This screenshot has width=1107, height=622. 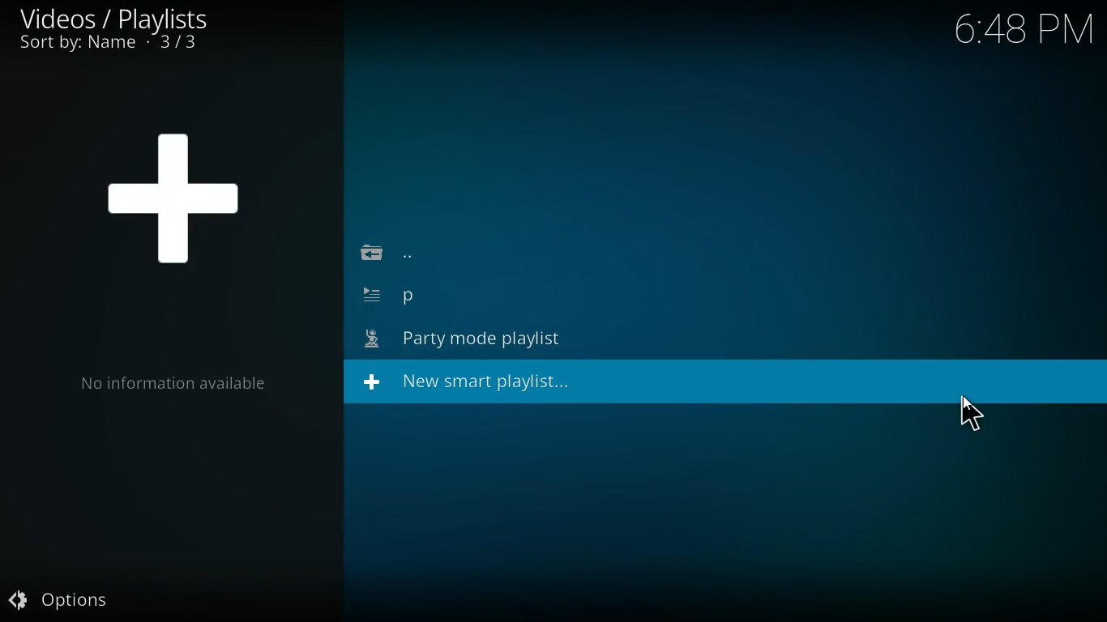 What do you see at coordinates (482, 300) in the screenshot?
I see `new file` at bounding box center [482, 300].